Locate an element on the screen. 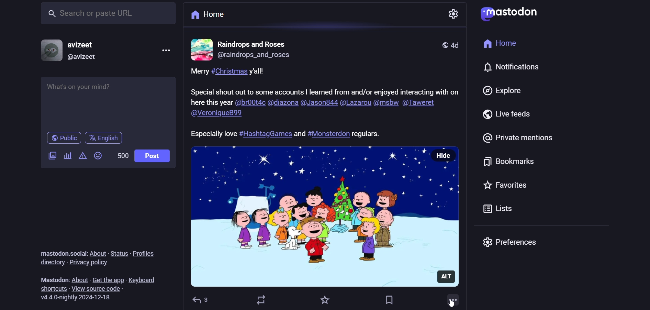  @br00t4c is located at coordinates (249, 103).